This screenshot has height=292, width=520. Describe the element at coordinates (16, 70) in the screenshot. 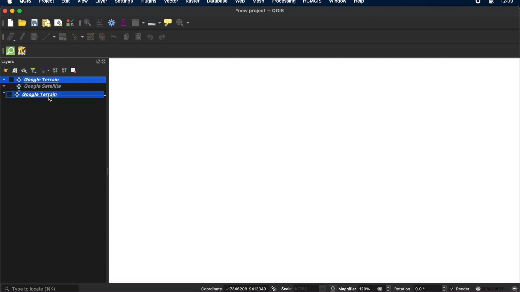

I see `add group` at that location.